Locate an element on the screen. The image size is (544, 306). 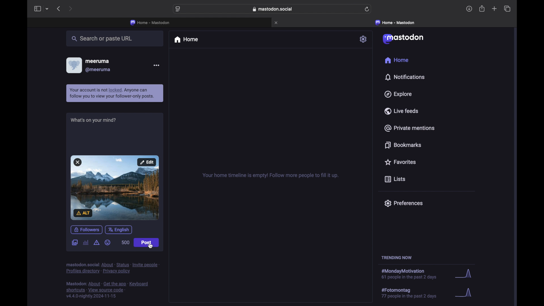
add  poll is located at coordinates (86, 243).